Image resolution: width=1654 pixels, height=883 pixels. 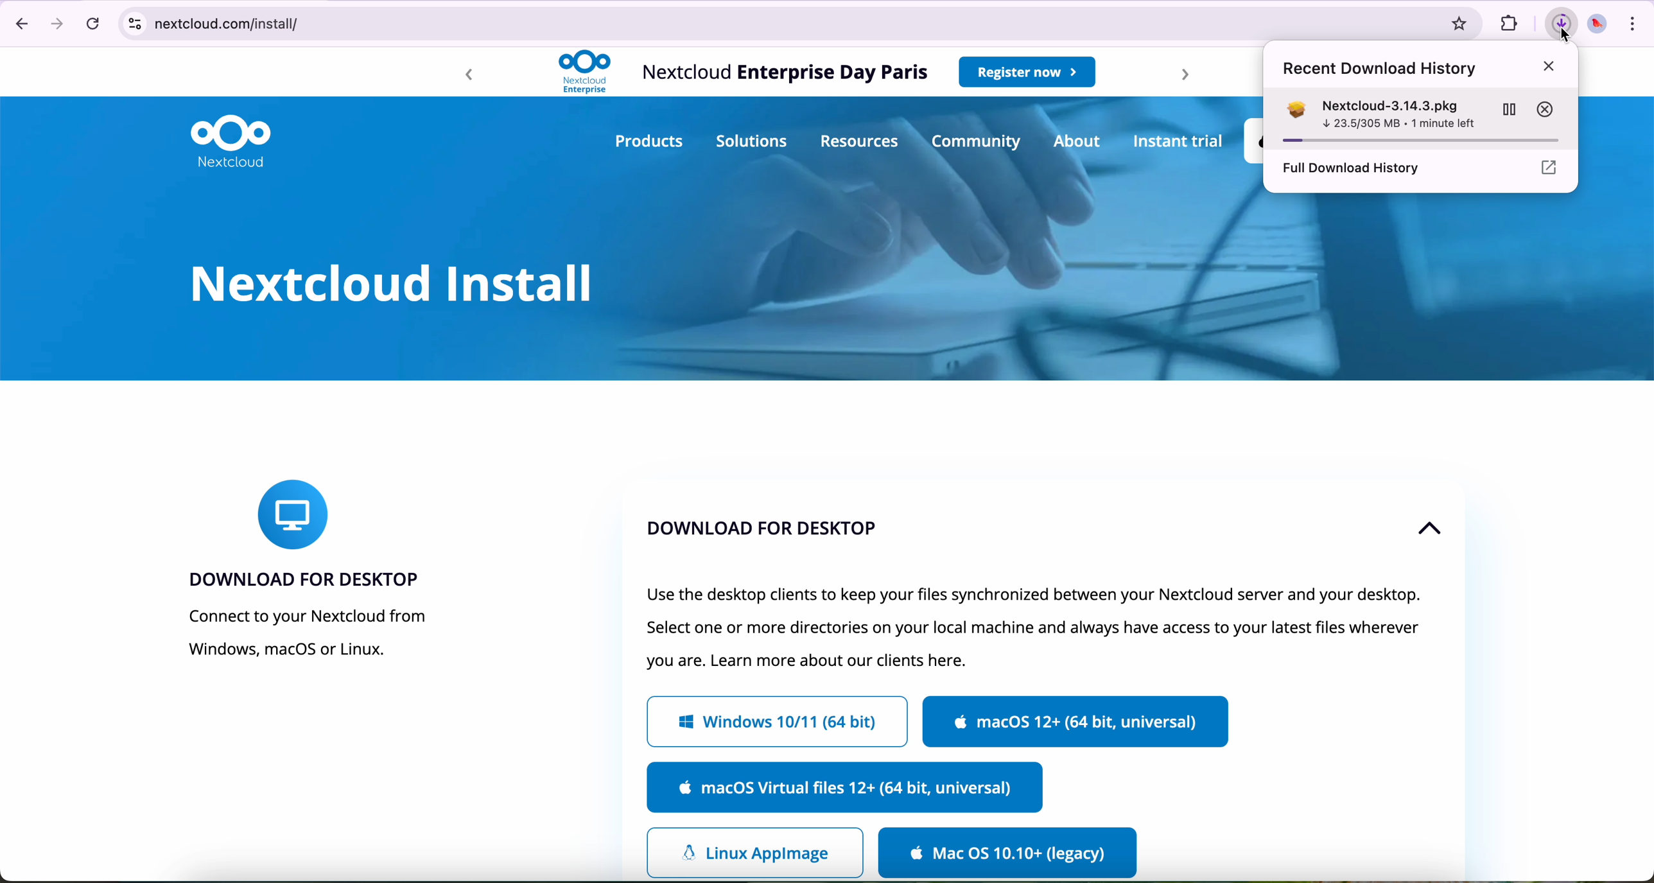 What do you see at coordinates (293, 511) in the screenshot?
I see `icon` at bounding box center [293, 511].